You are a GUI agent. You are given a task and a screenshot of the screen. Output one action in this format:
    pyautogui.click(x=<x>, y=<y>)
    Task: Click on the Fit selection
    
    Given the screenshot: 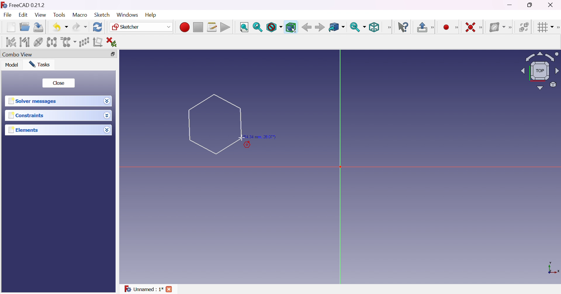 What is the action you would take?
    pyautogui.click(x=258, y=27)
    